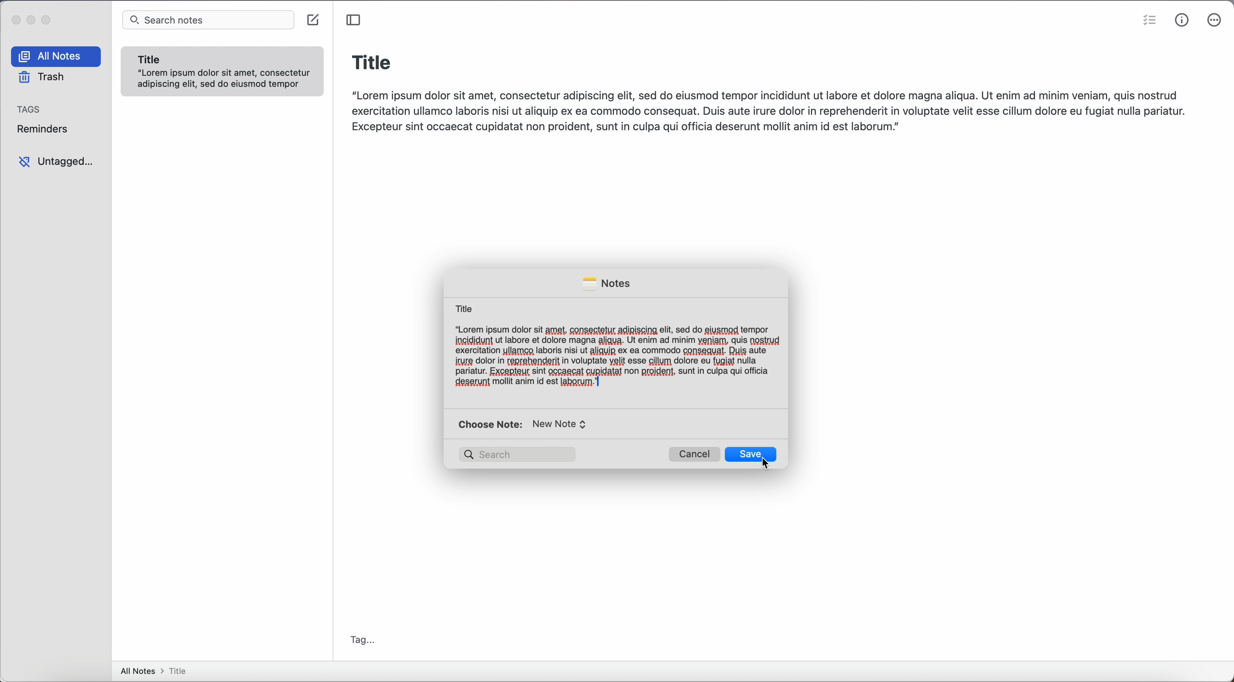 The width and height of the screenshot is (1234, 682). I want to click on title, so click(372, 61).